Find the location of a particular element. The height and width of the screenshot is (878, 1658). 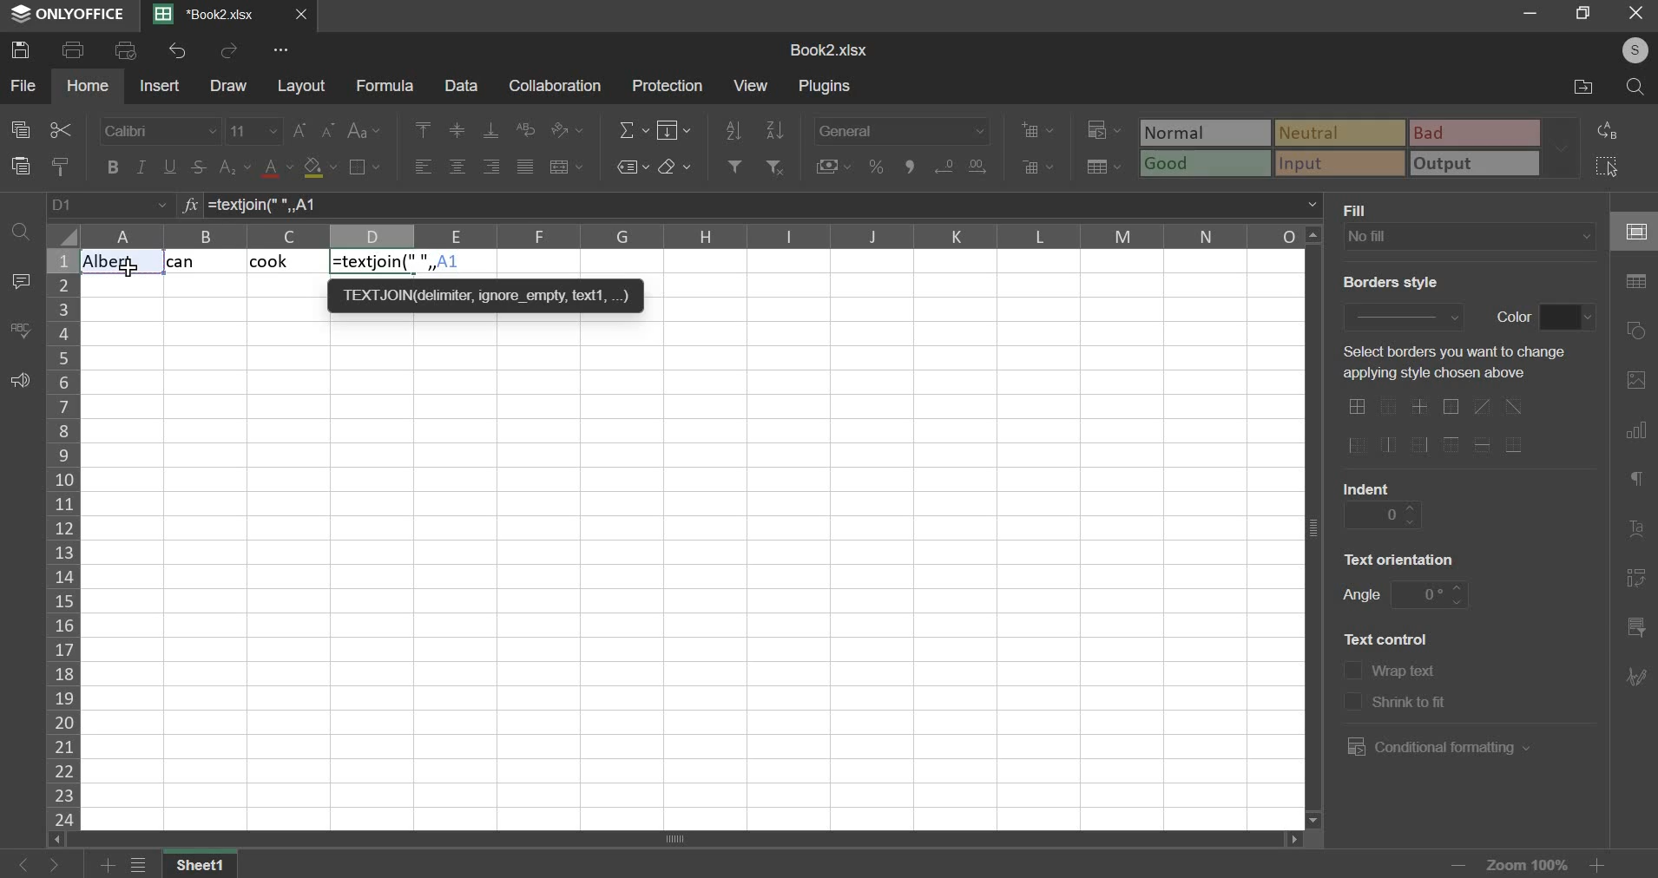

cursor is located at coordinates (132, 271).